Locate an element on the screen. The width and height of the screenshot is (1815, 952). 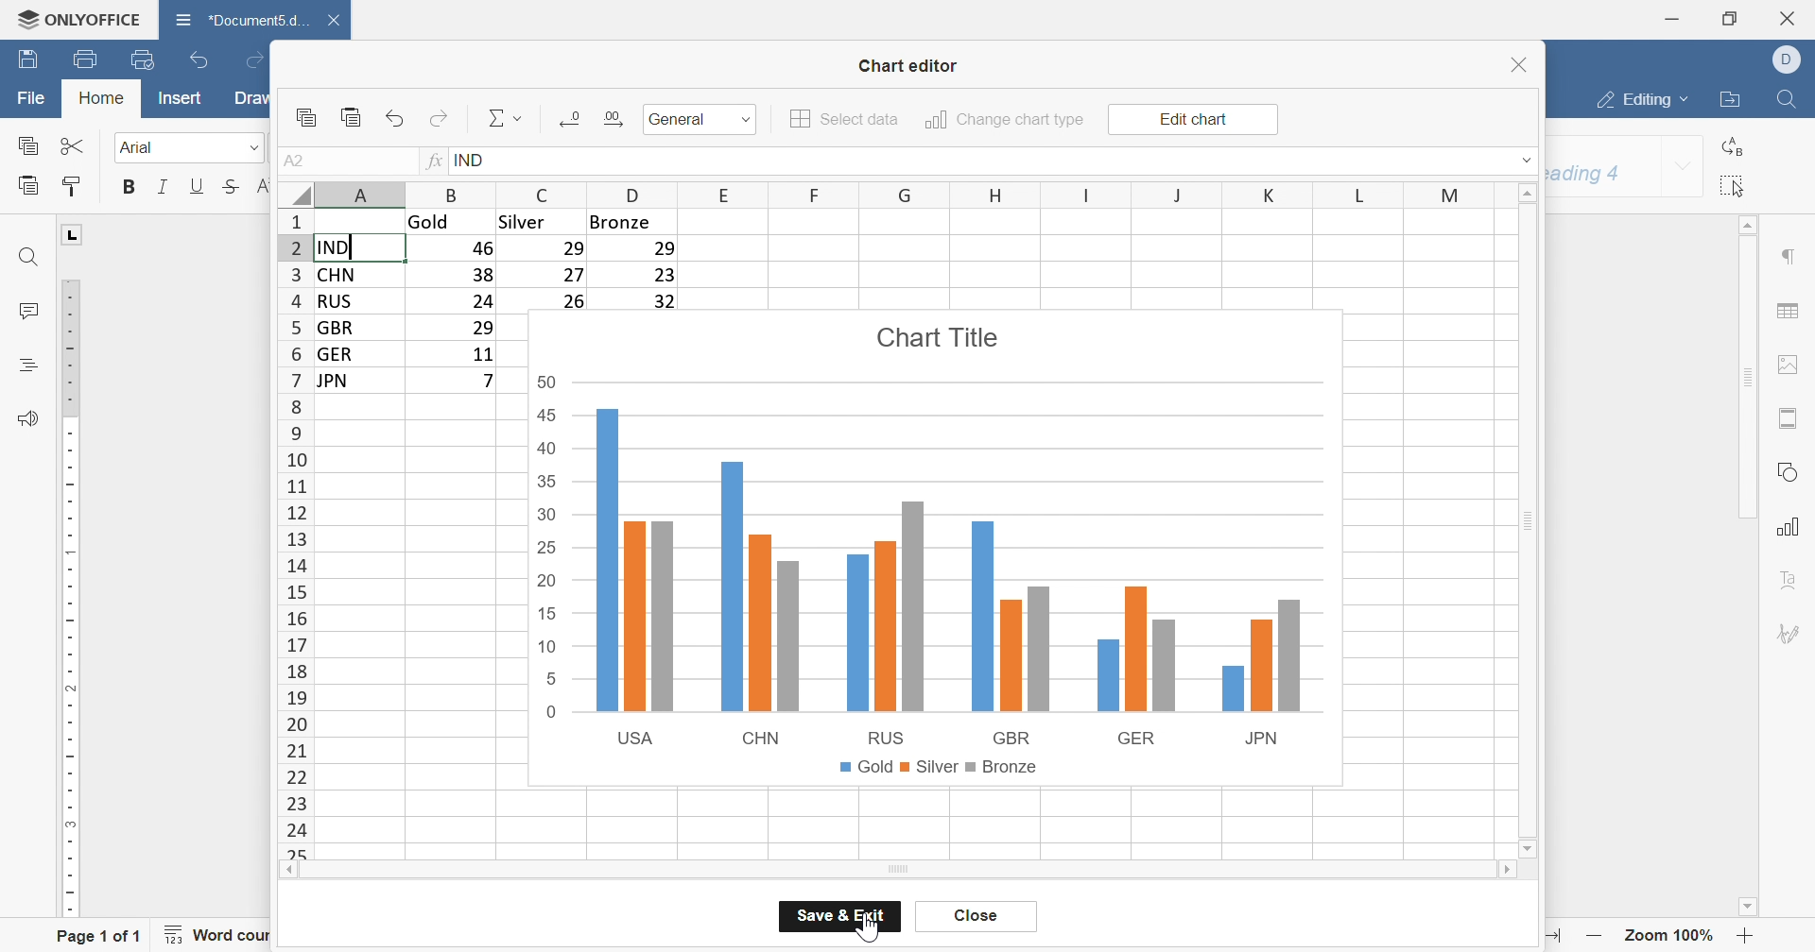
scroll bar is located at coordinates (1524, 521).